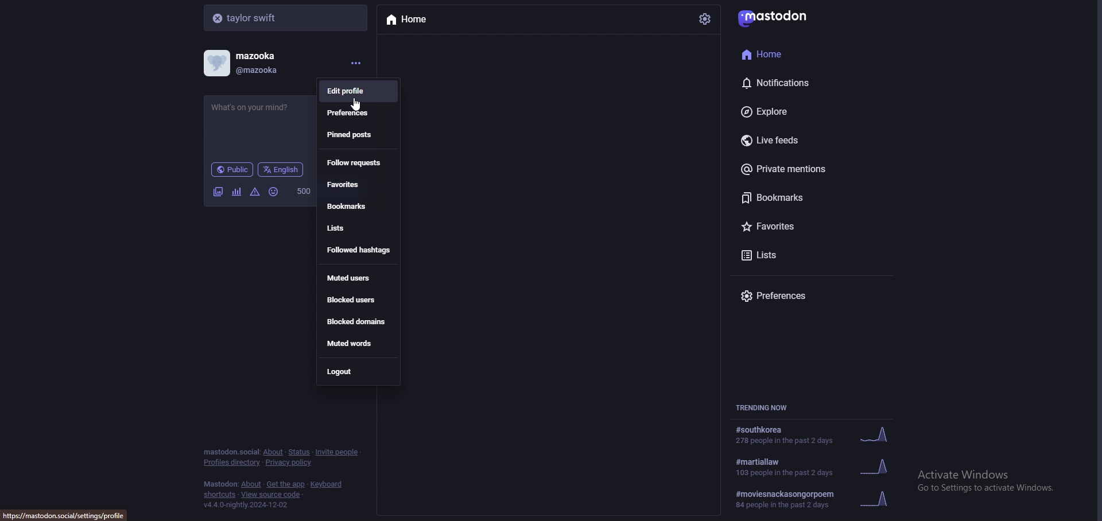  What do you see at coordinates (817, 436) in the screenshot?
I see `trending` at bounding box center [817, 436].